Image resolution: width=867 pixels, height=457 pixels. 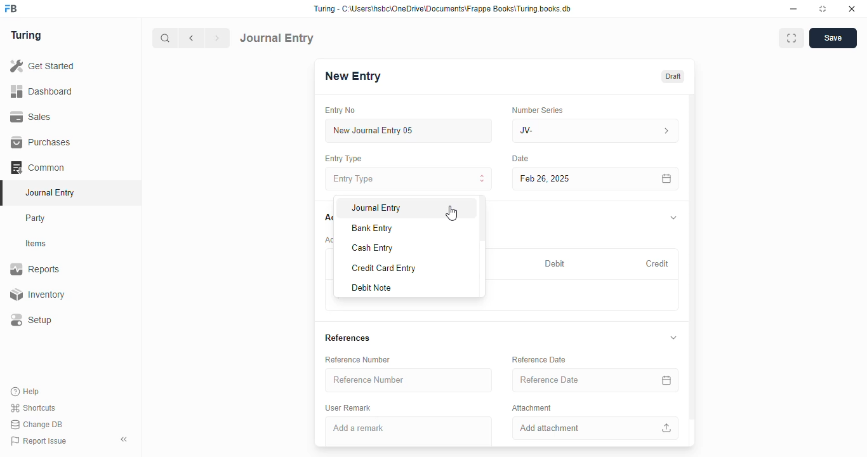 I want to click on add a remark, so click(x=409, y=432).